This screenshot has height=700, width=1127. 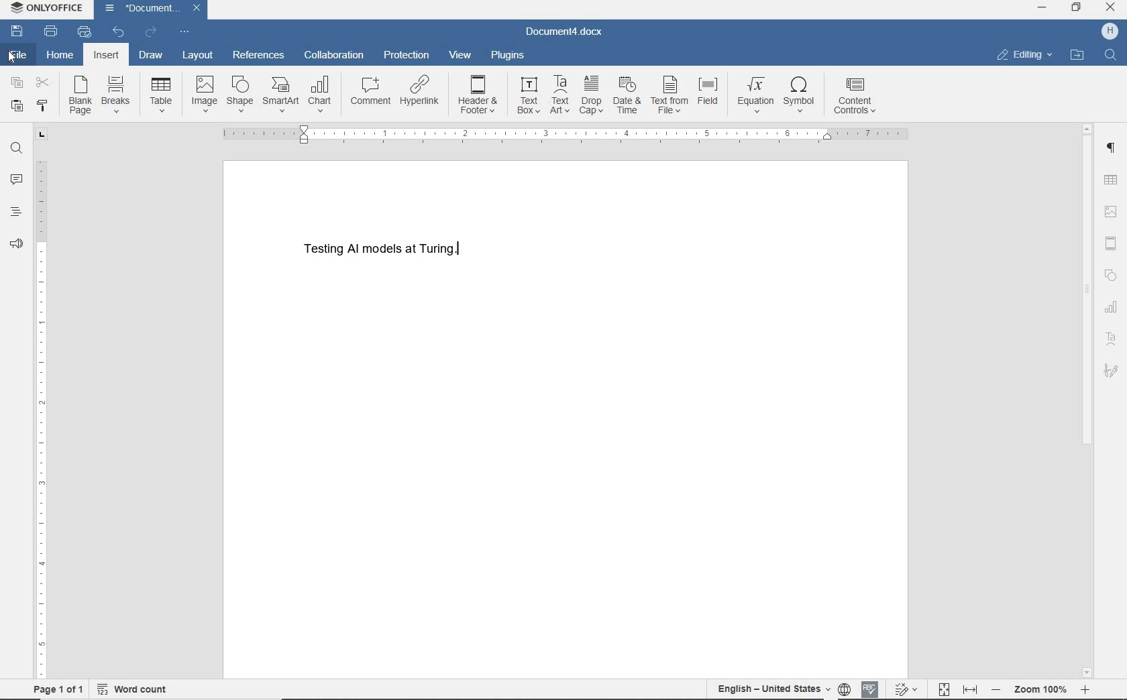 I want to click on page 1 of 1, so click(x=55, y=691).